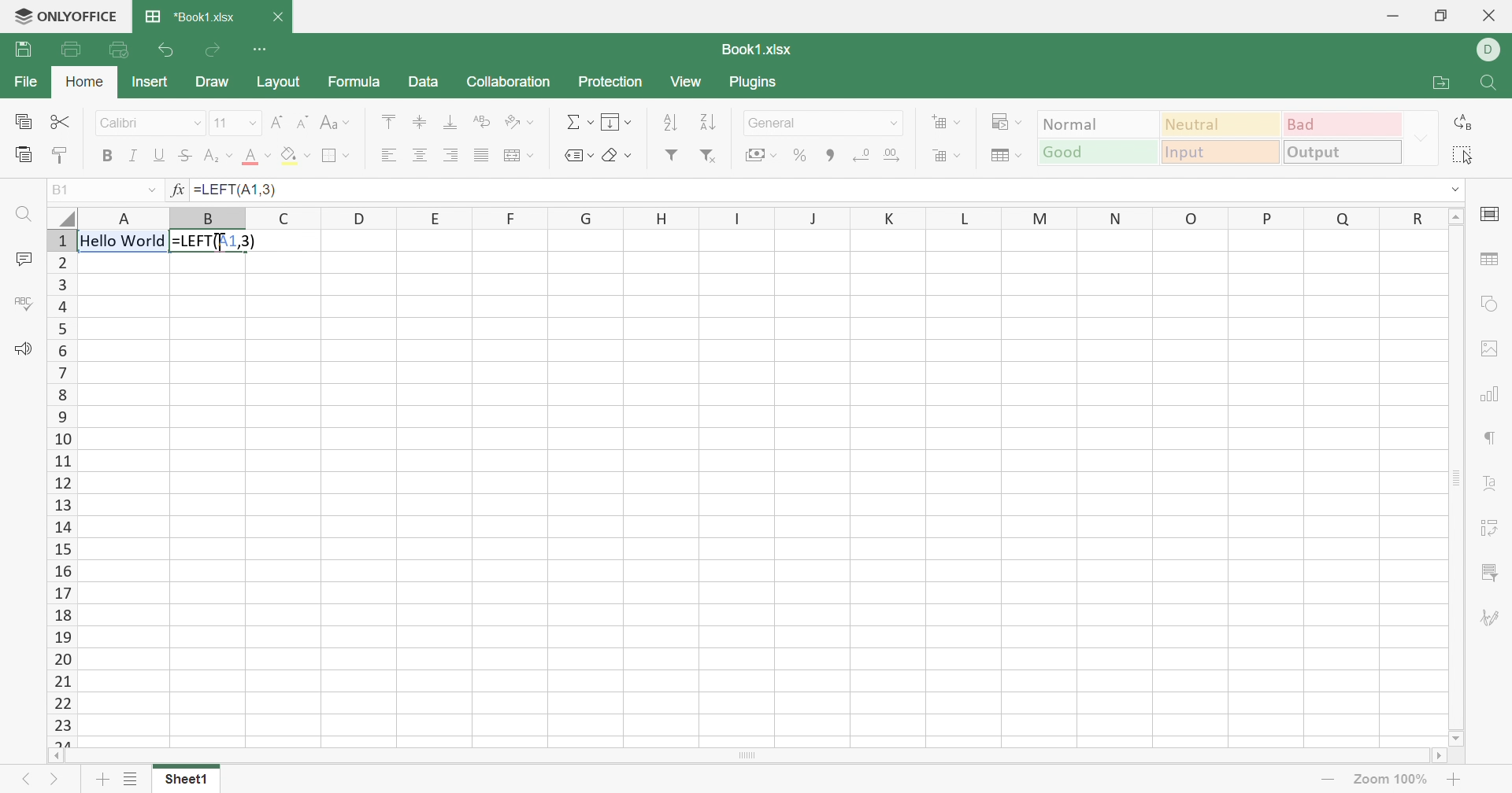 This screenshot has height=793, width=1512. What do you see at coordinates (1492, 572) in the screenshot?
I see `Slicer settings` at bounding box center [1492, 572].